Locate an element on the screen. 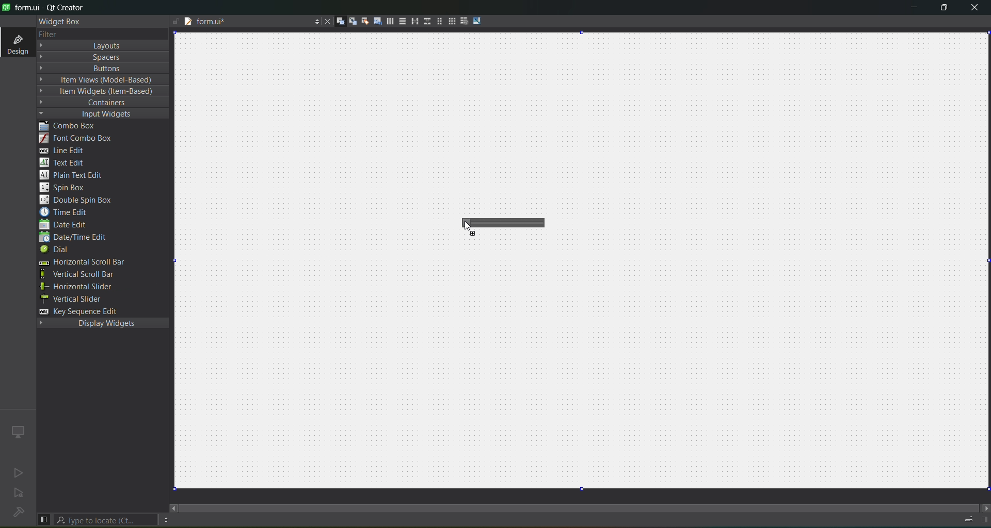 The height and width of the screenshot is (528, 991). move right is located at coordinates (984, 506).